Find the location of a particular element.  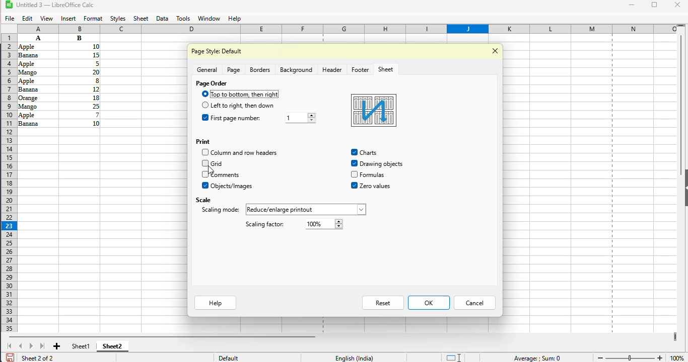

sheet1 is located at coordinates (81, 346).